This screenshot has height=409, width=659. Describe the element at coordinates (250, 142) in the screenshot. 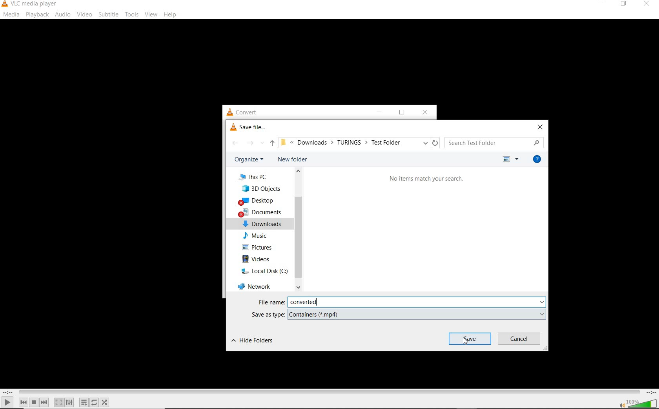

I see `forward` at that location.